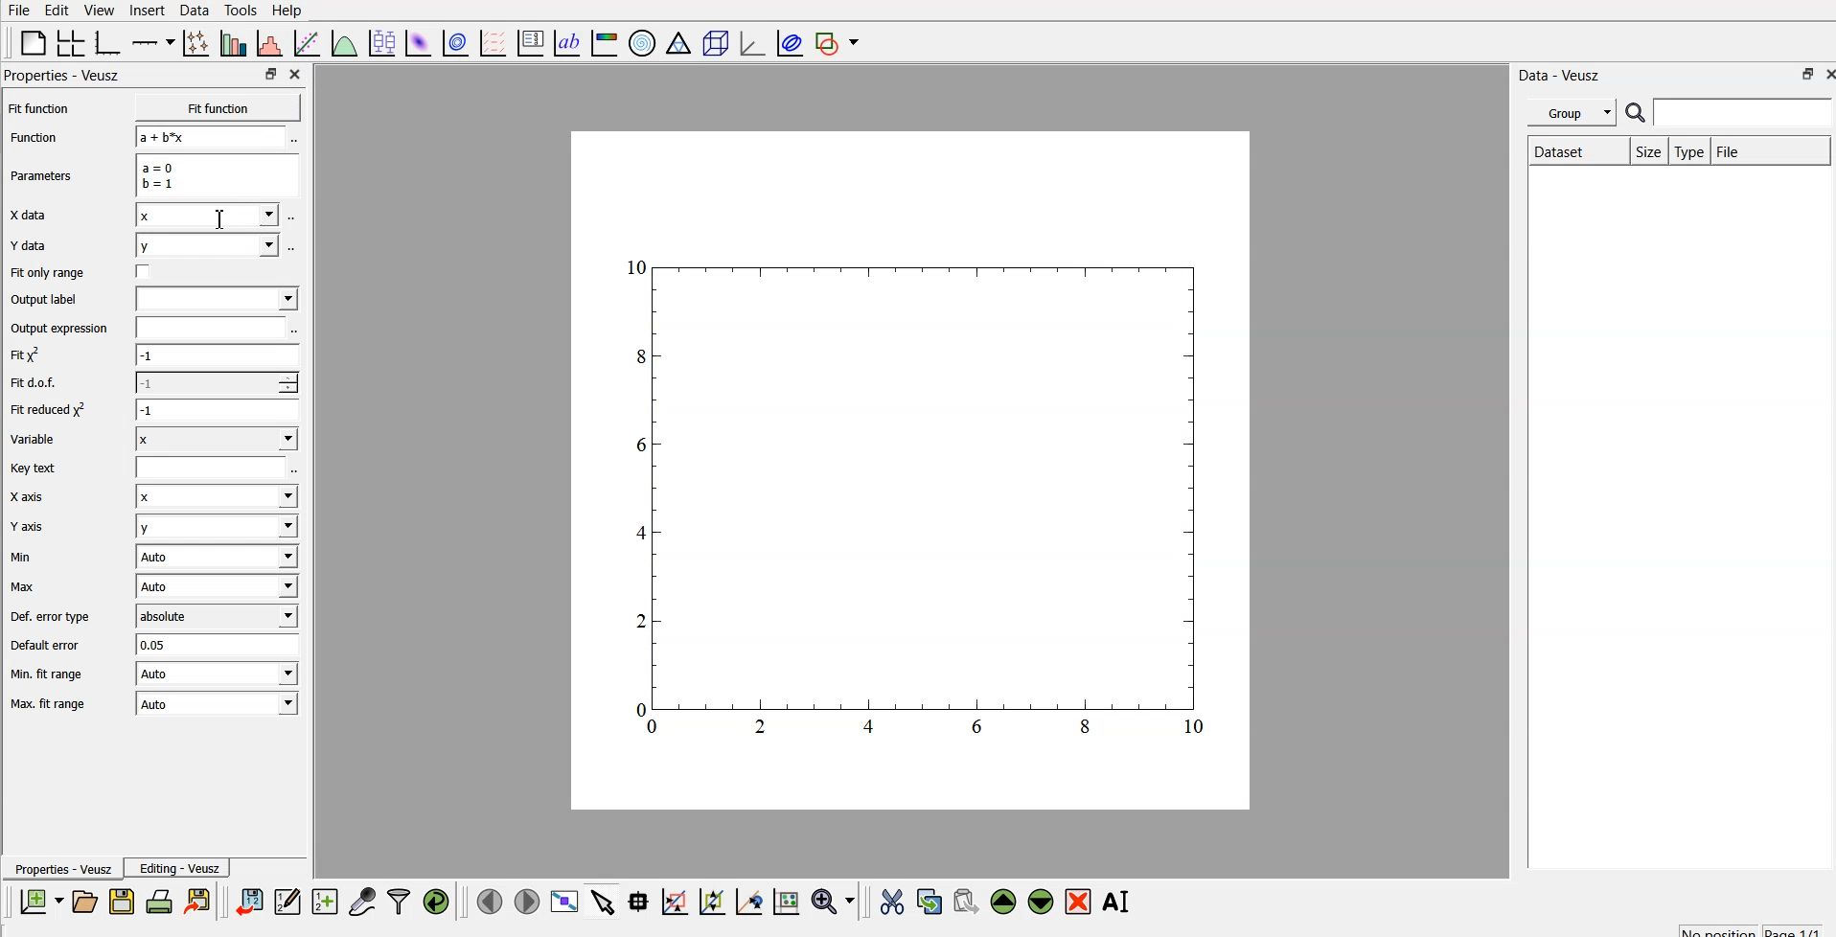  Describe the element at coordinates (608, 43) in the screenshot. I see `image color bar` at that location.